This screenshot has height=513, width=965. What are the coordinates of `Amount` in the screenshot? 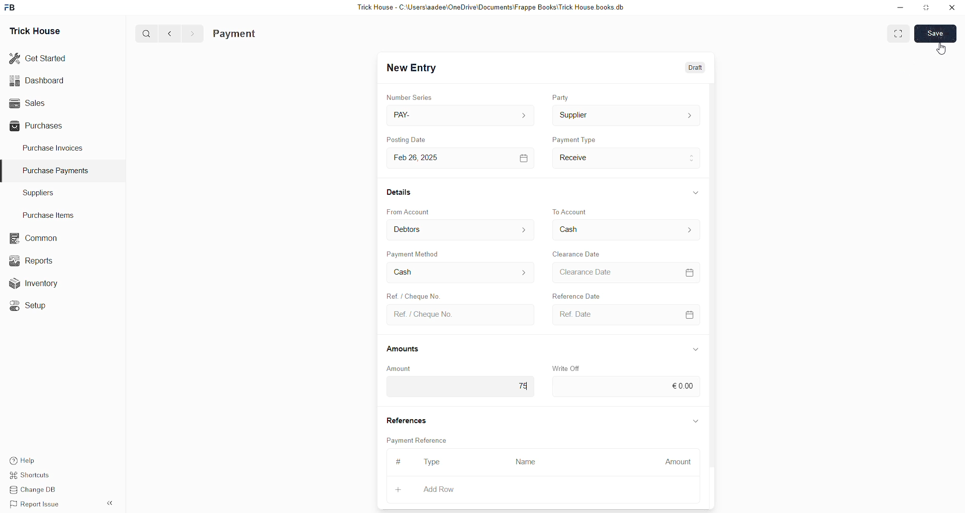 It's located at (405, 368).